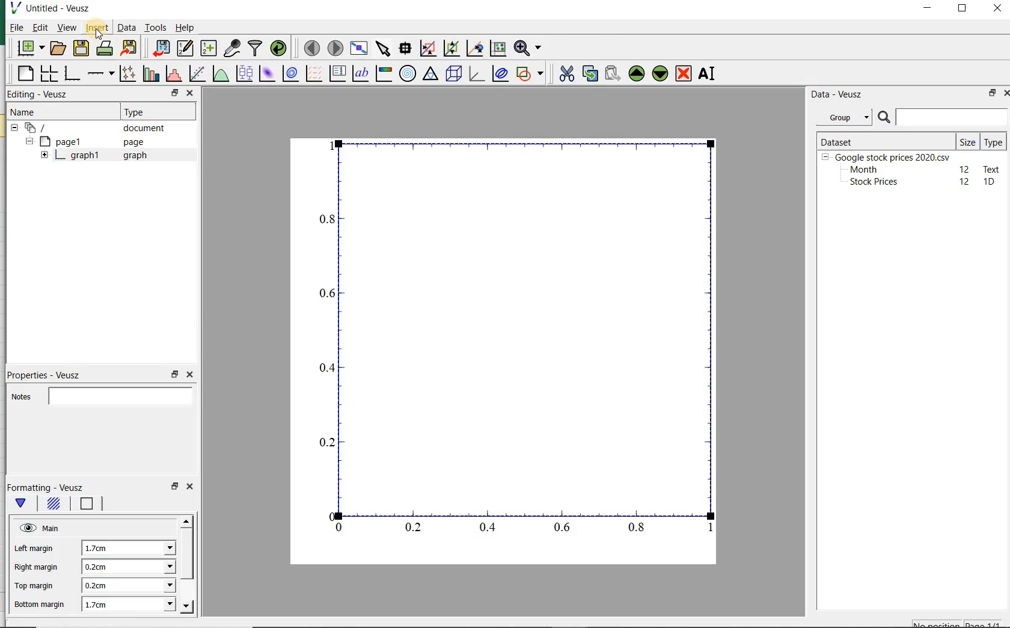  Describe the element at coordinates (885, 140) in the screenshot. I see `DATASET` at that location.